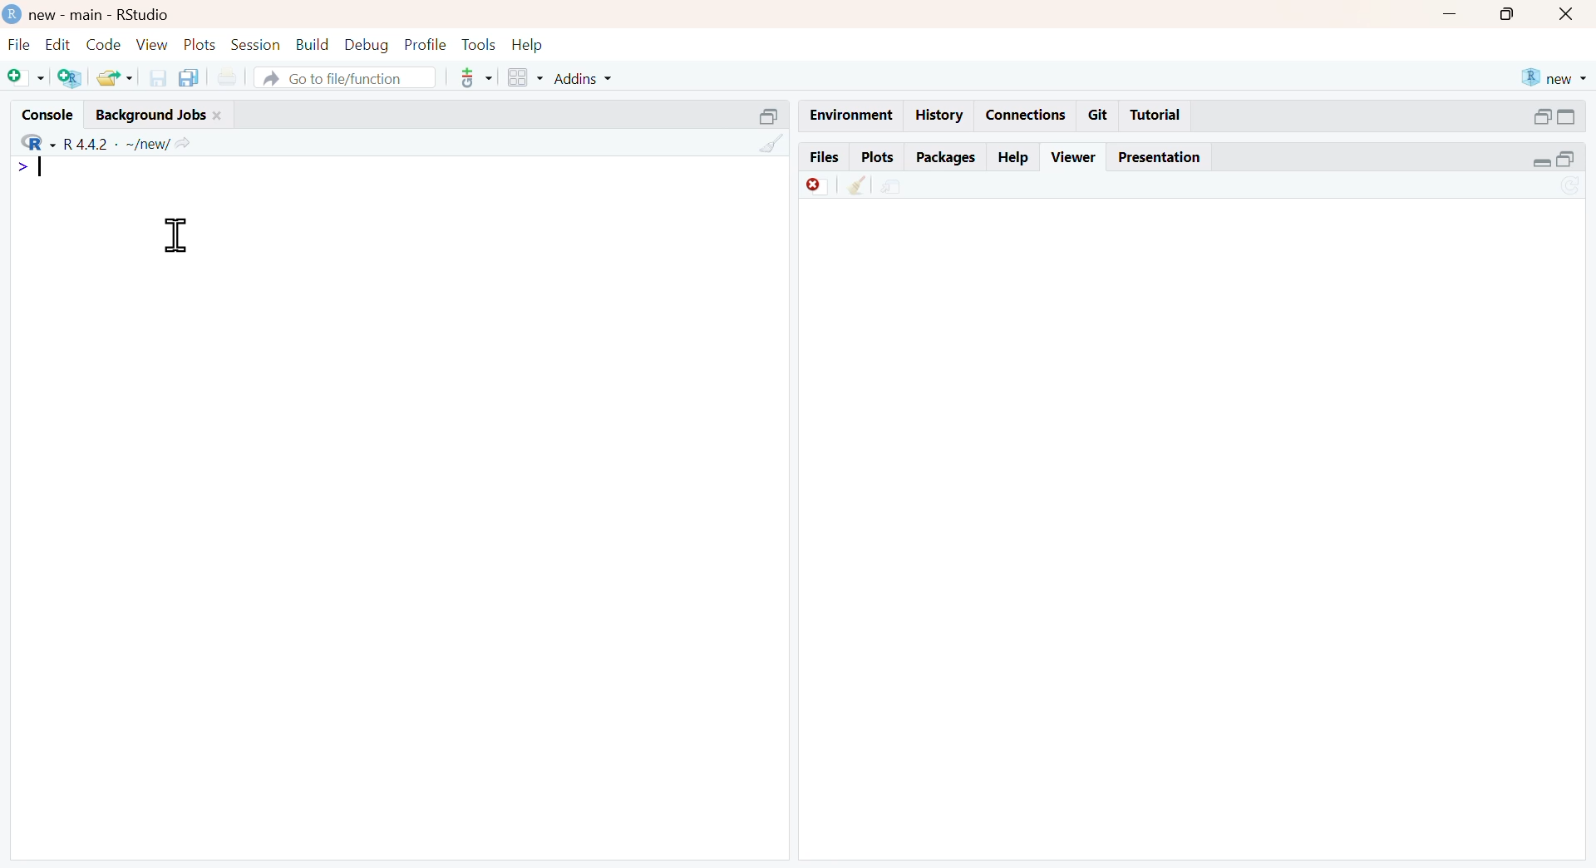 The height and width of the screenshot is (868, 1596). Describe the element at coordinates (337, 78) in the screenshot. I see `A Go to file/function` at that location.